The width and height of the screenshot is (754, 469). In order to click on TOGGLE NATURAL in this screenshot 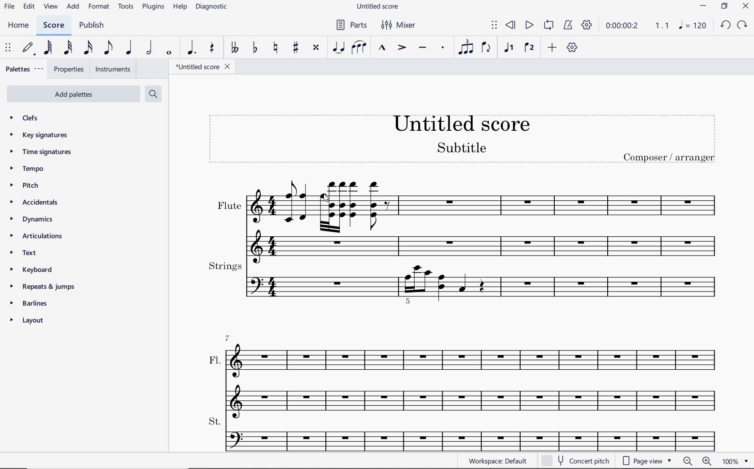, I will do `click(276, 48)`.